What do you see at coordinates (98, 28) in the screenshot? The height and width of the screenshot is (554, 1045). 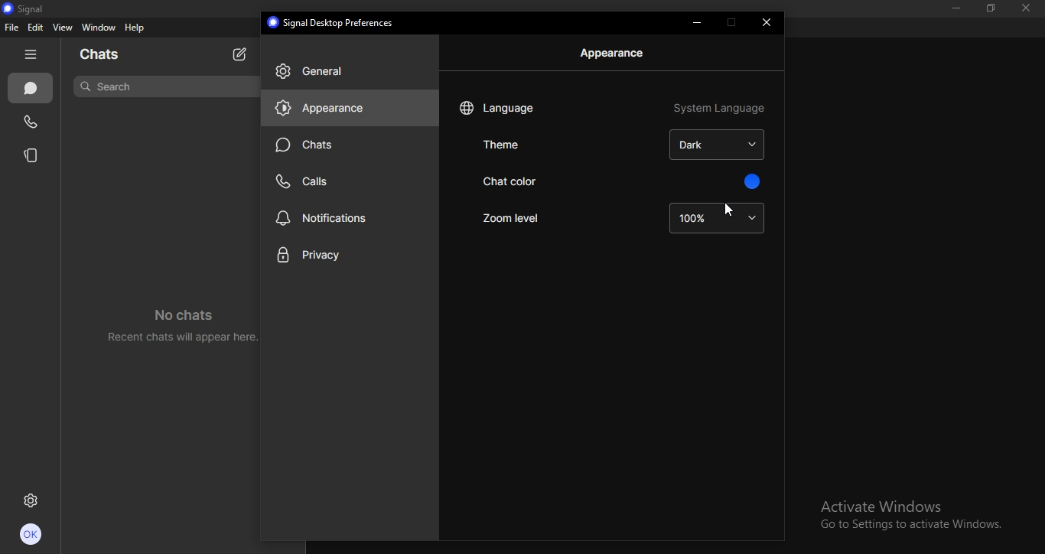 I see `window` at bounding box center [98, 28].